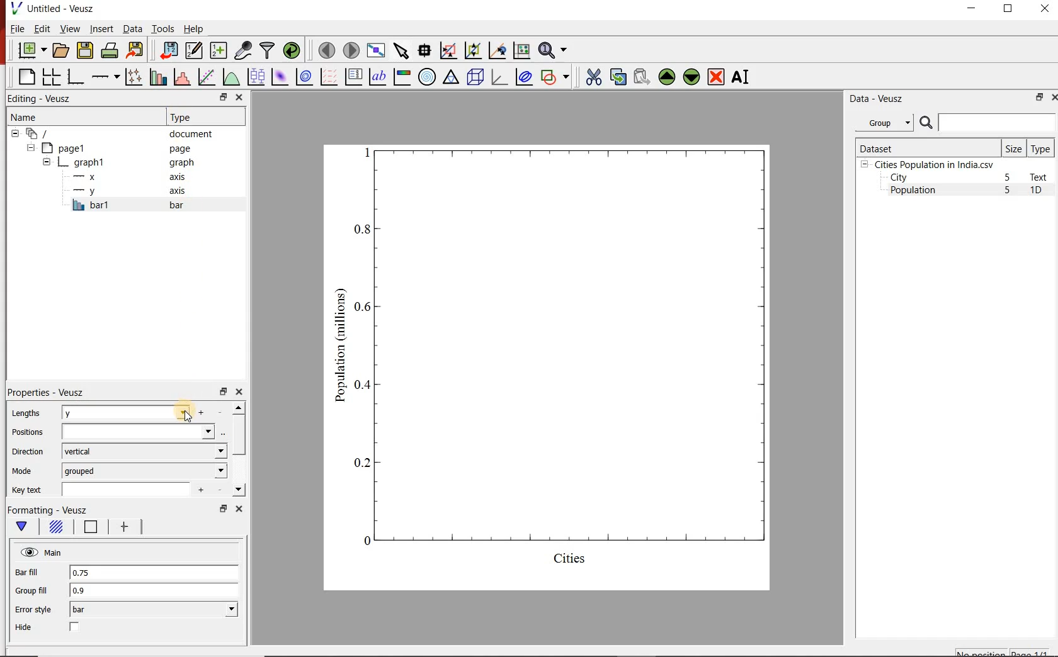  What do you see at coordinates (153, 573) in the screenshot?
I see `0.75` at bounding box center [153, 573].